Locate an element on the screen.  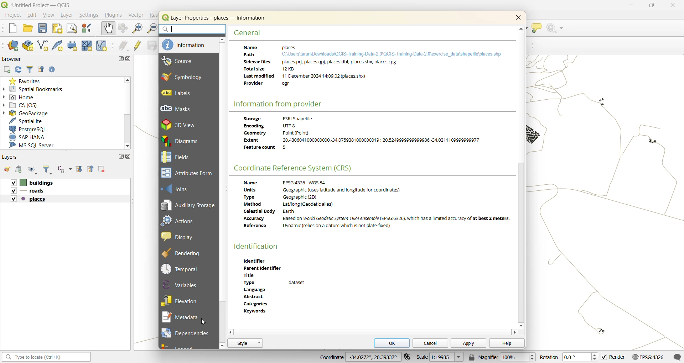
actions is located at coordinates (179, 223).